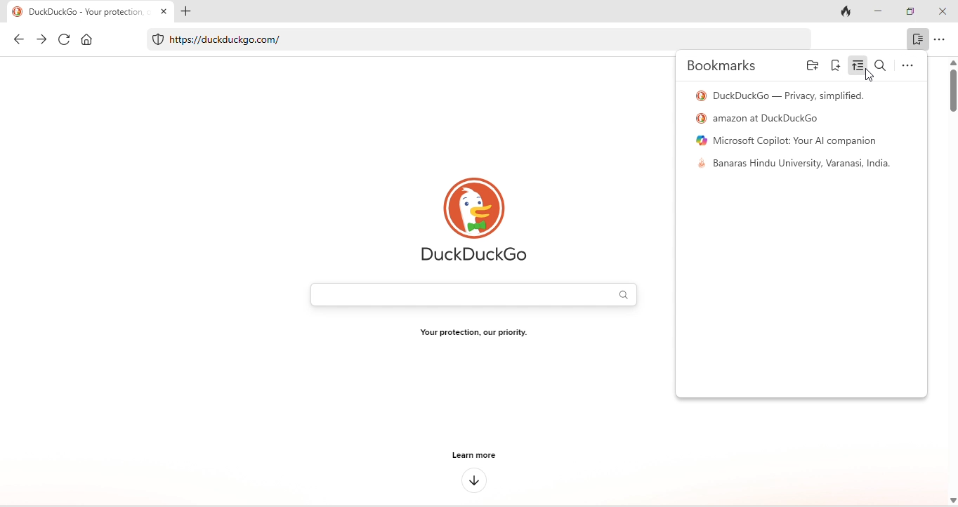  I want to click on close, so click(945, 13).